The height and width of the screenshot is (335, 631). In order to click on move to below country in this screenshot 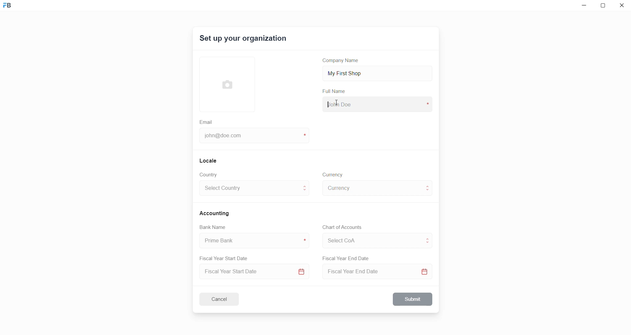, I will do `click(306, 192)`.